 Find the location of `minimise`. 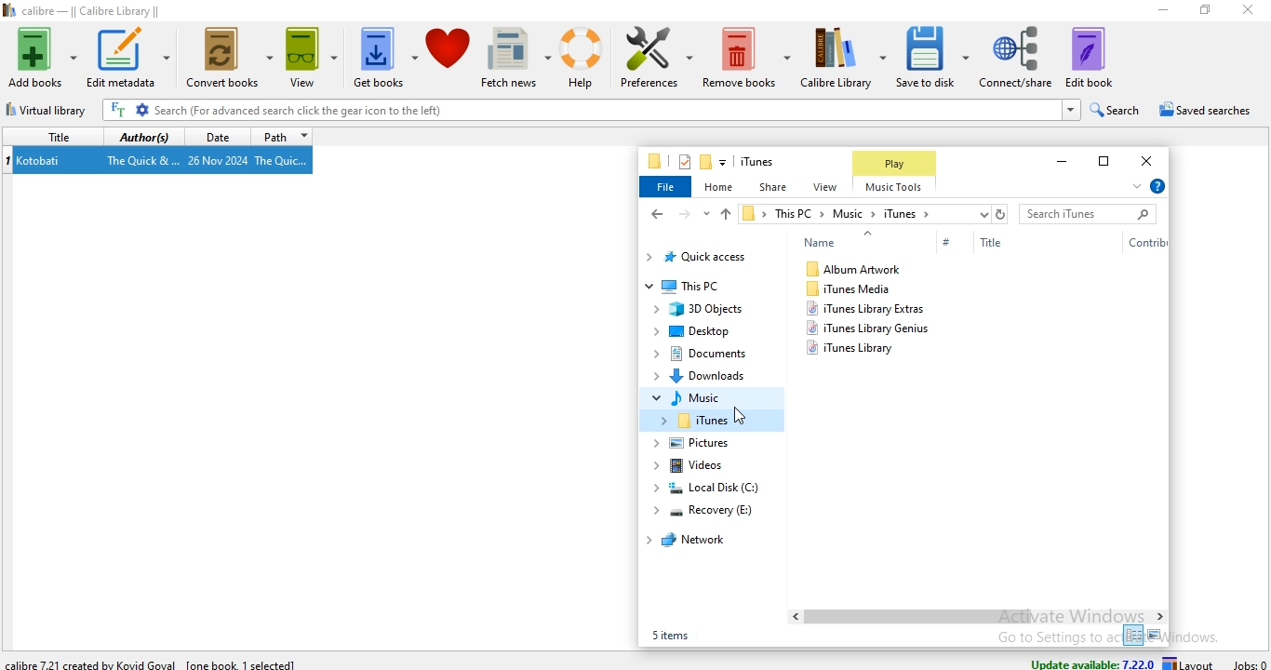

minimise is located at coordinates (1056, 163).